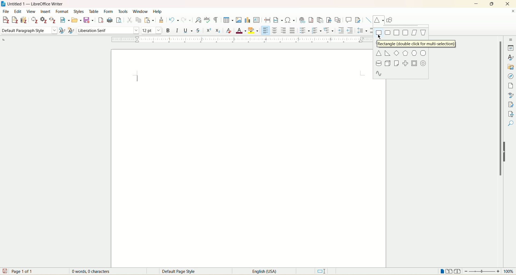 This screenshot has width=516, height=275. What do you see at coordinates (511, 124) in the screenshot?
I see `find` at bounding box center [511, 124].